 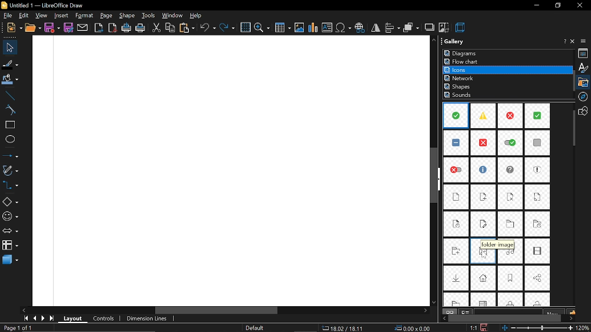 I want to click on ellipse, so click(x=8, y=140).